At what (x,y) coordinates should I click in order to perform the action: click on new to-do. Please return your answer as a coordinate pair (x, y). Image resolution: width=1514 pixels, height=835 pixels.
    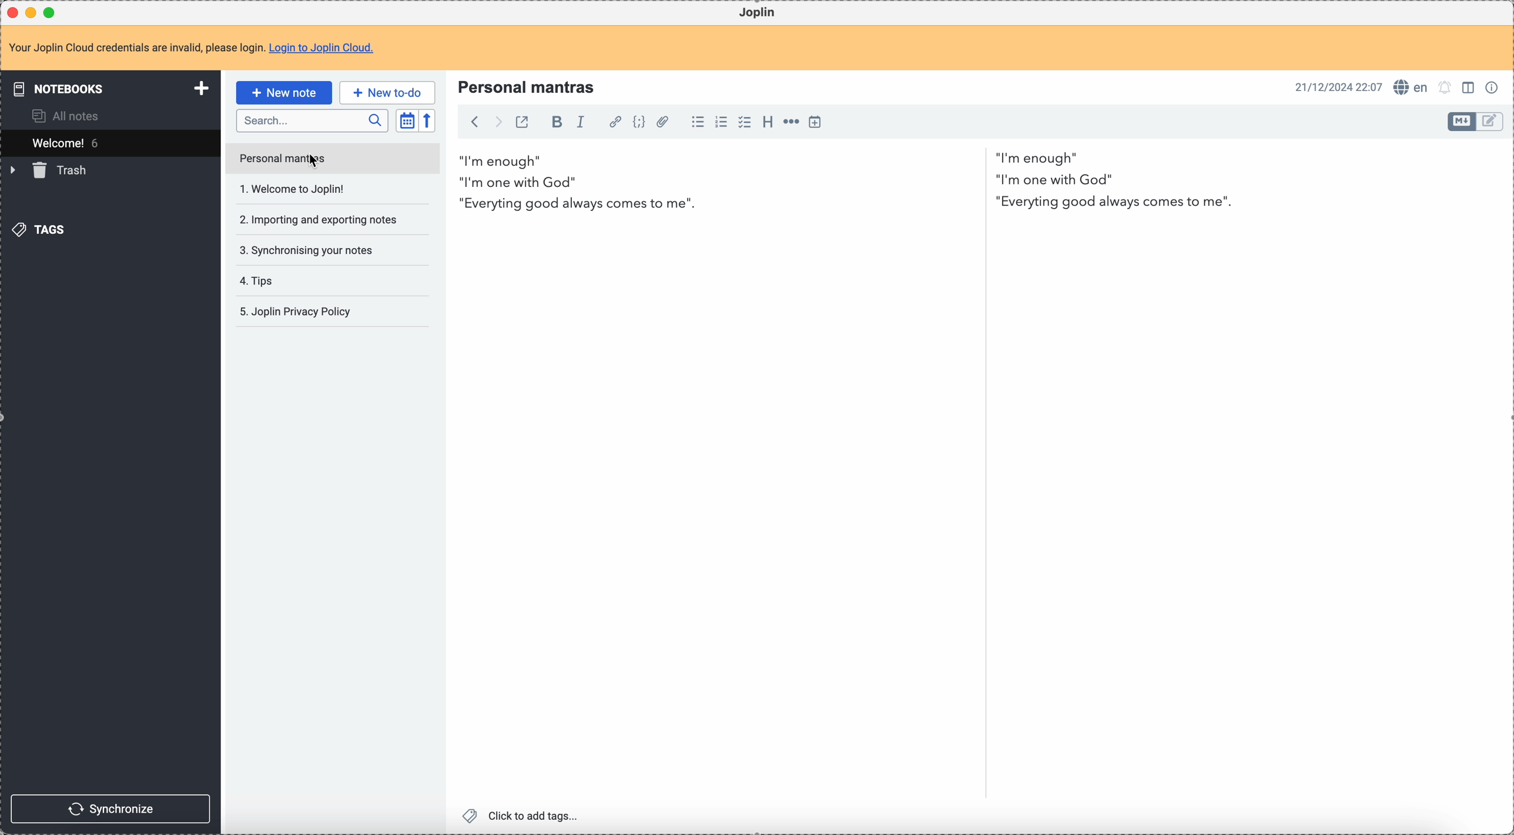
    Looking at the image, I should click on (386, 90).